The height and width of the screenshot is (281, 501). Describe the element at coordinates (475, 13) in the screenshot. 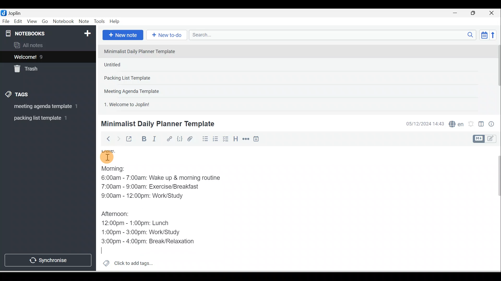

I see `Maximise` at that location.